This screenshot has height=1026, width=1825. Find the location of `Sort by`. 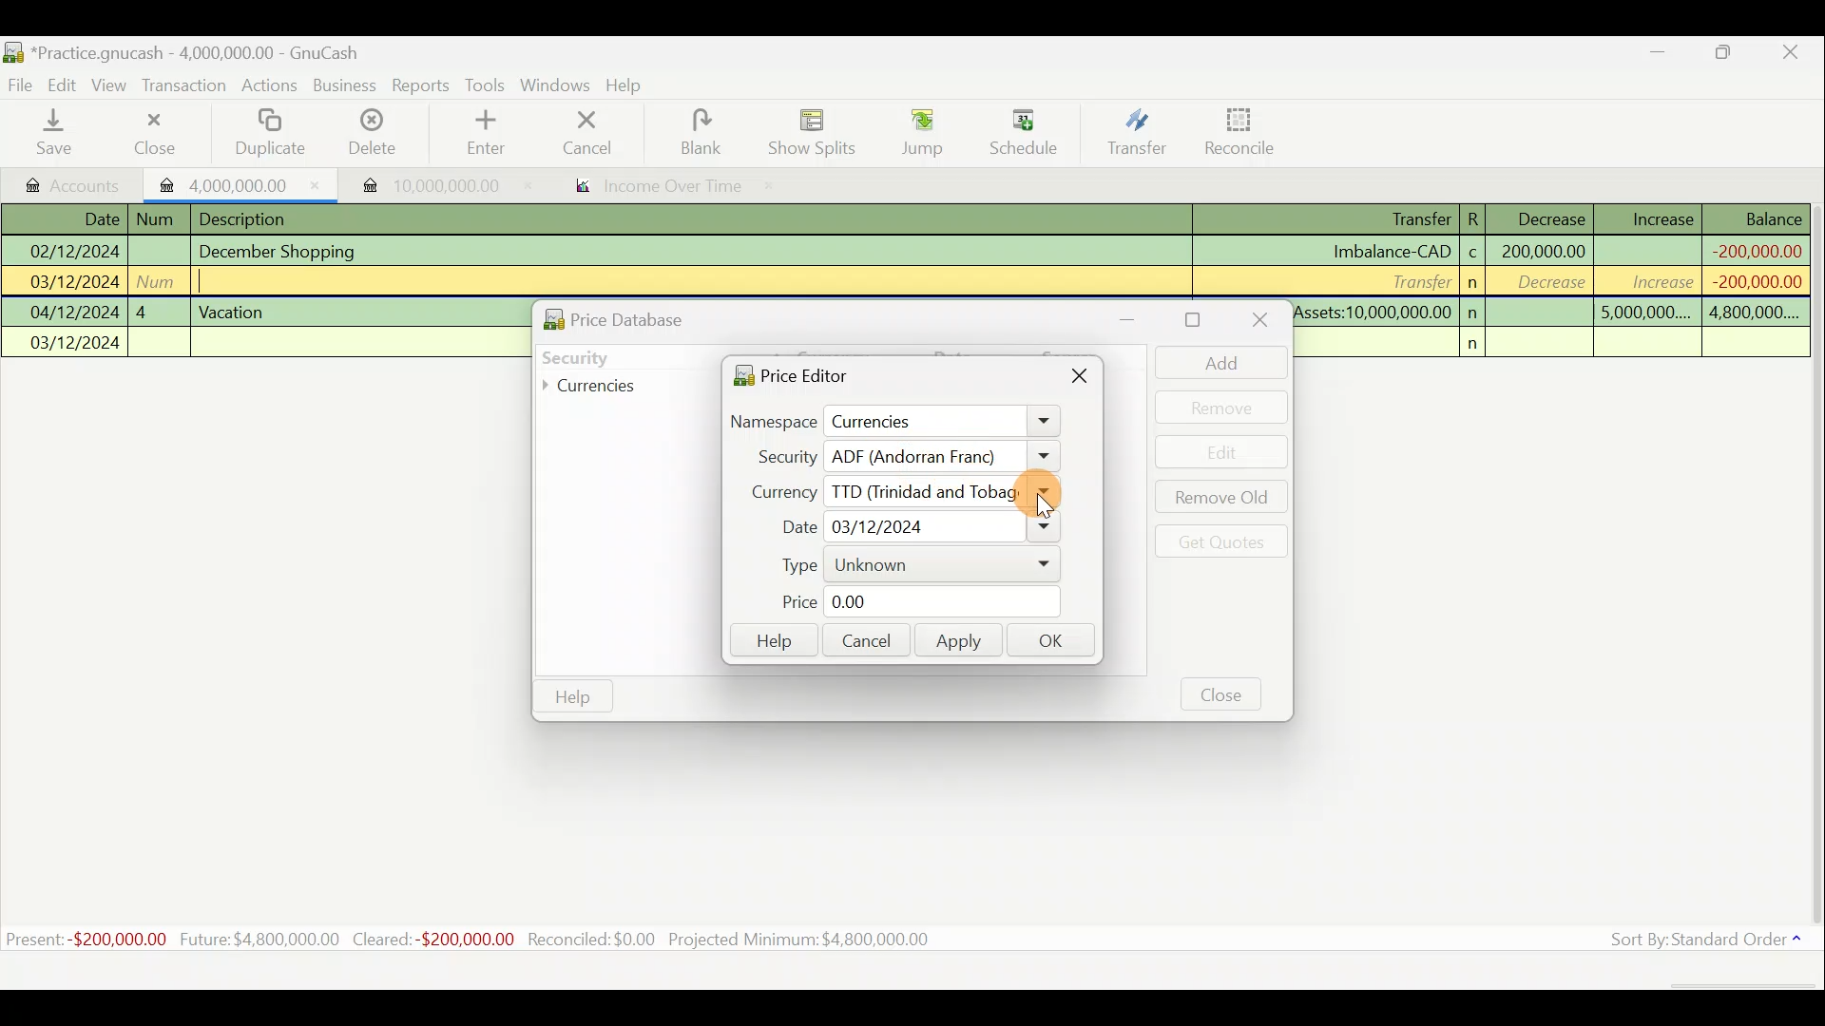

Sort by is located at coordinates (1697, 941).